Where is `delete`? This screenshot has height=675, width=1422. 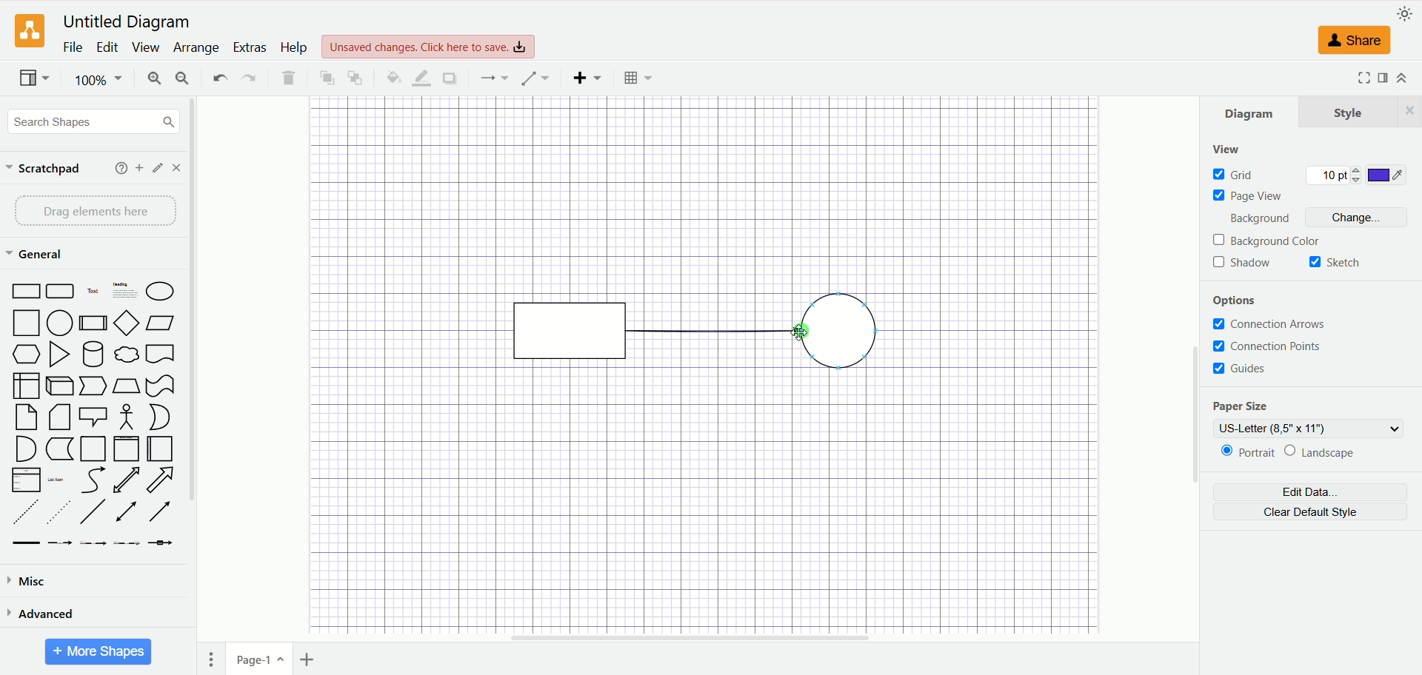
delete is located at coordinates (287, 76).